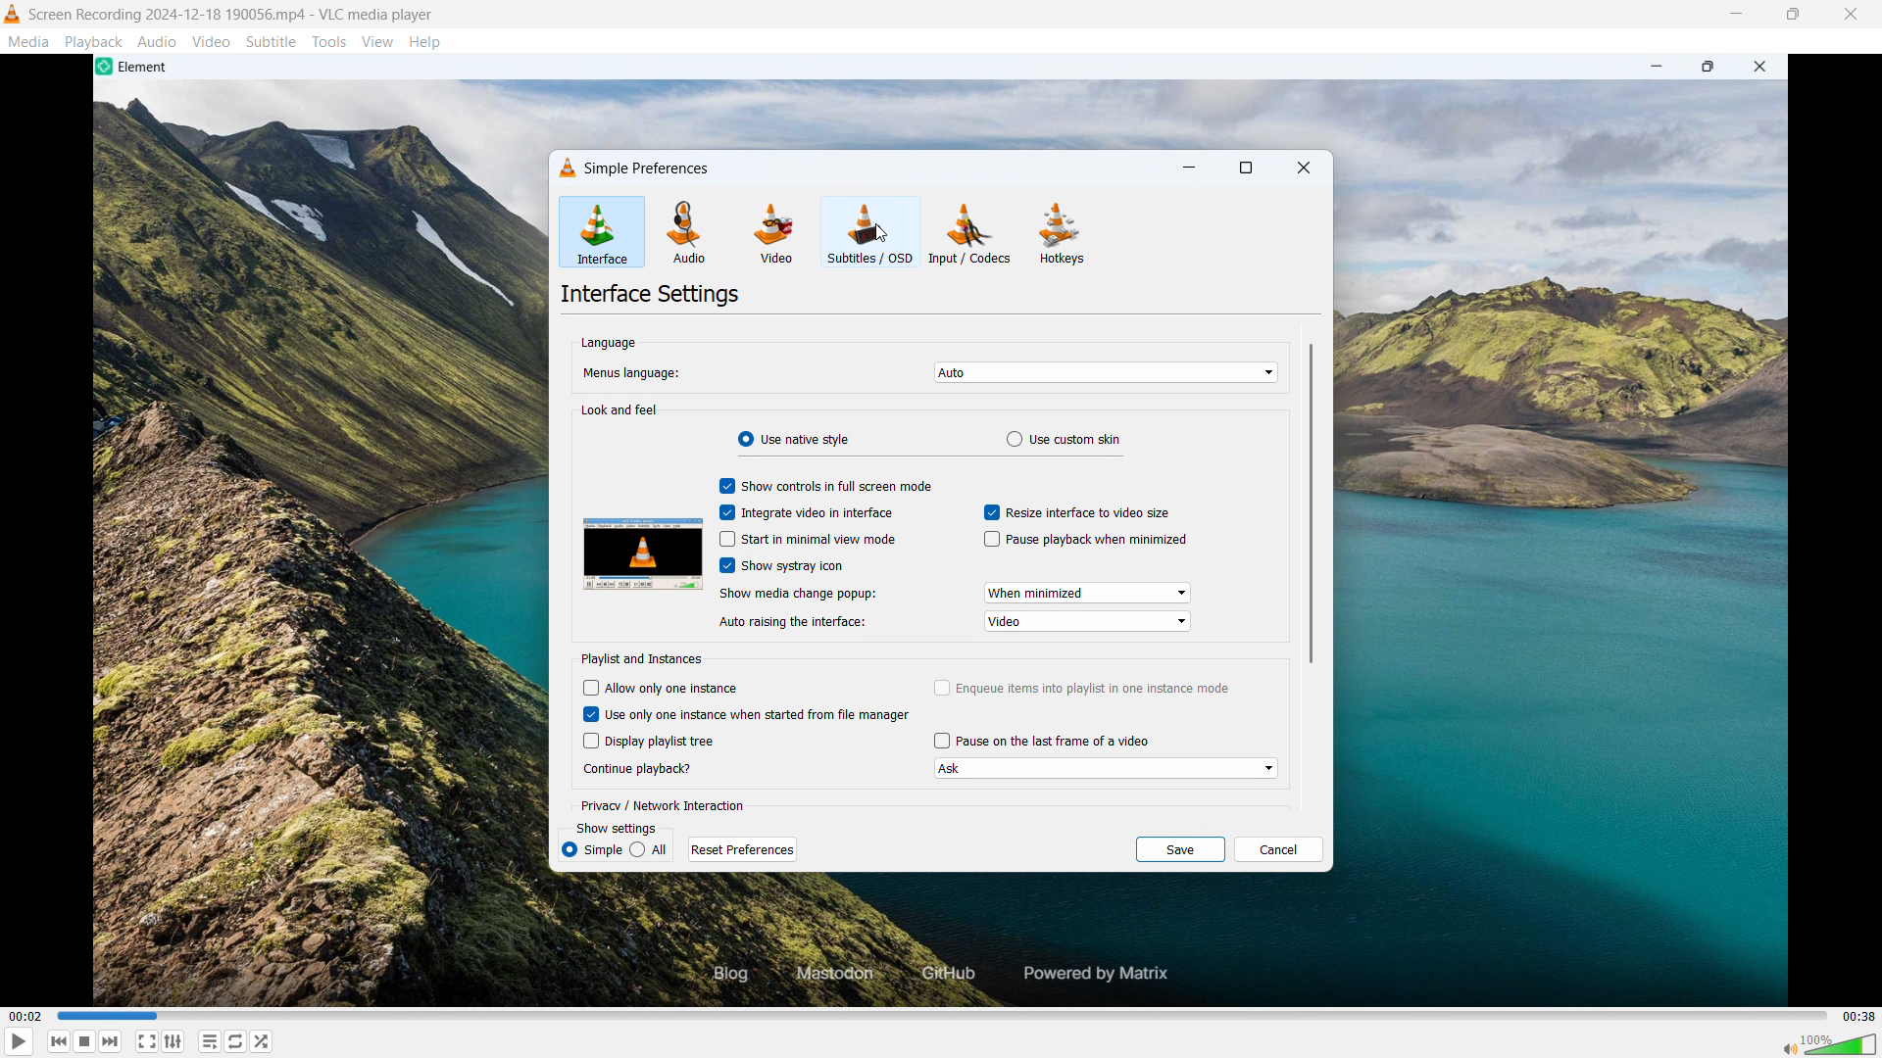 The width and height of the screenshot is (1882, 1058). I want to click on hotkeys, so click(1063, 233).